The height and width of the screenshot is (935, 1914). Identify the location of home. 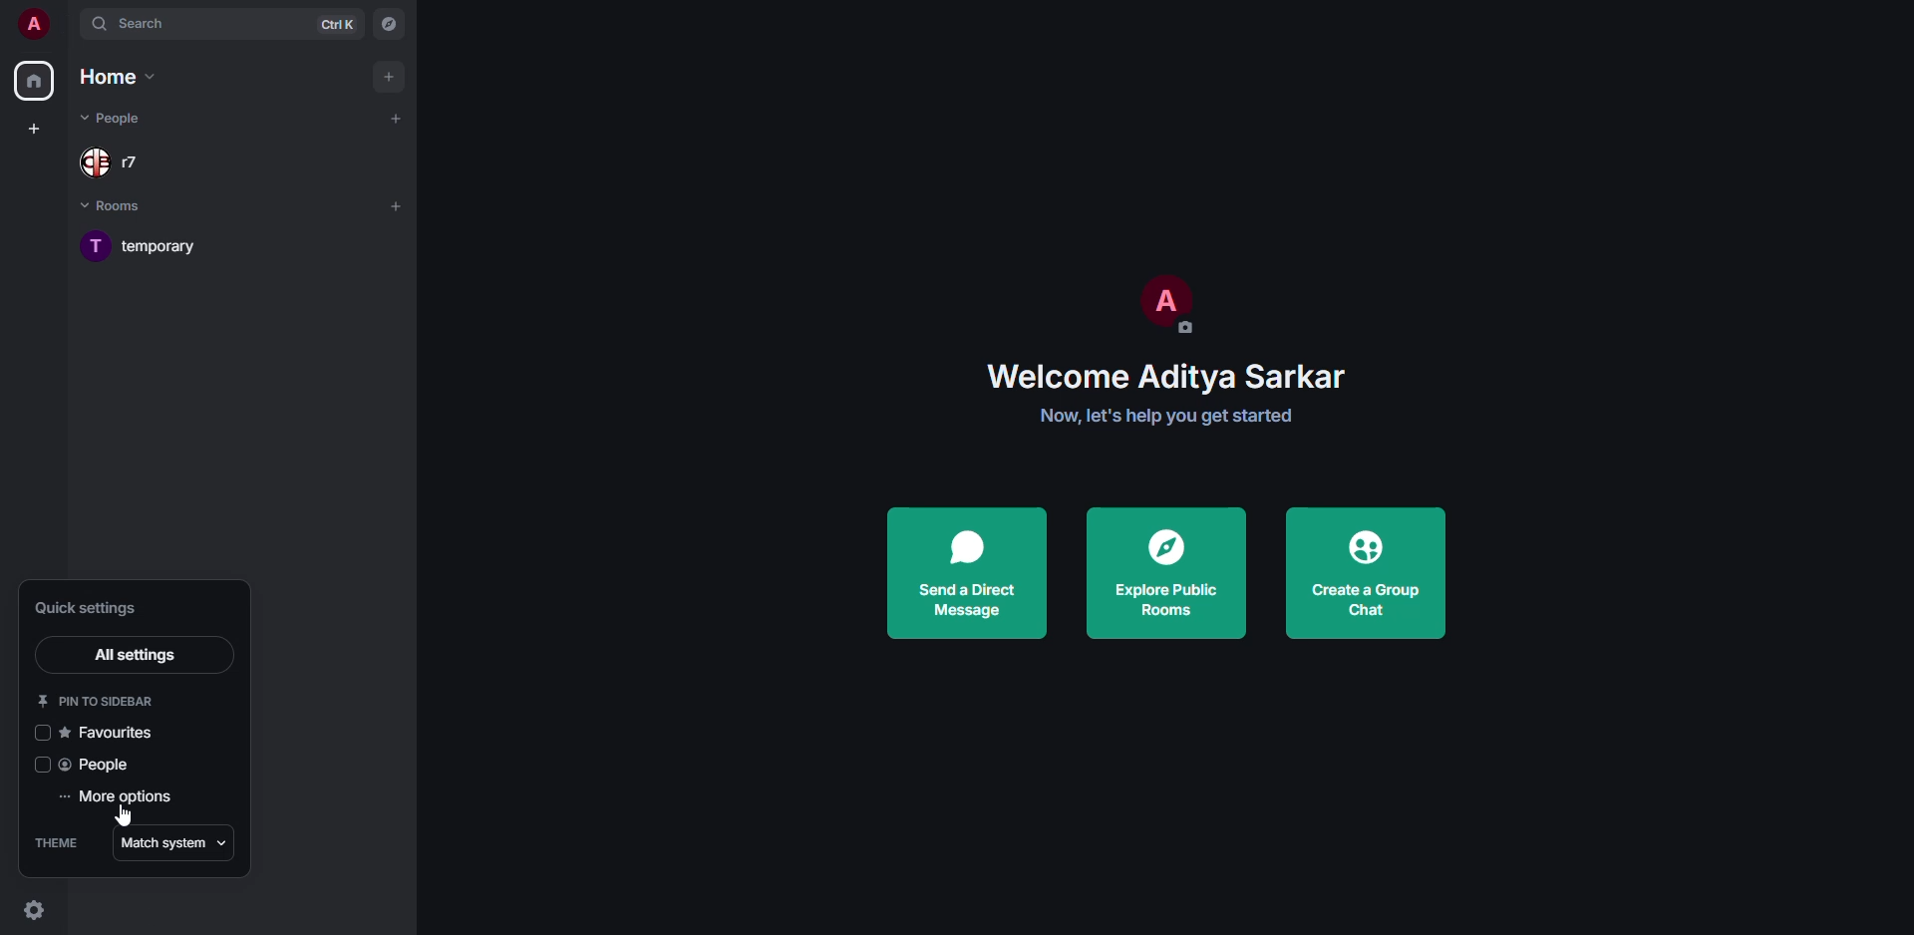
(121, 76).